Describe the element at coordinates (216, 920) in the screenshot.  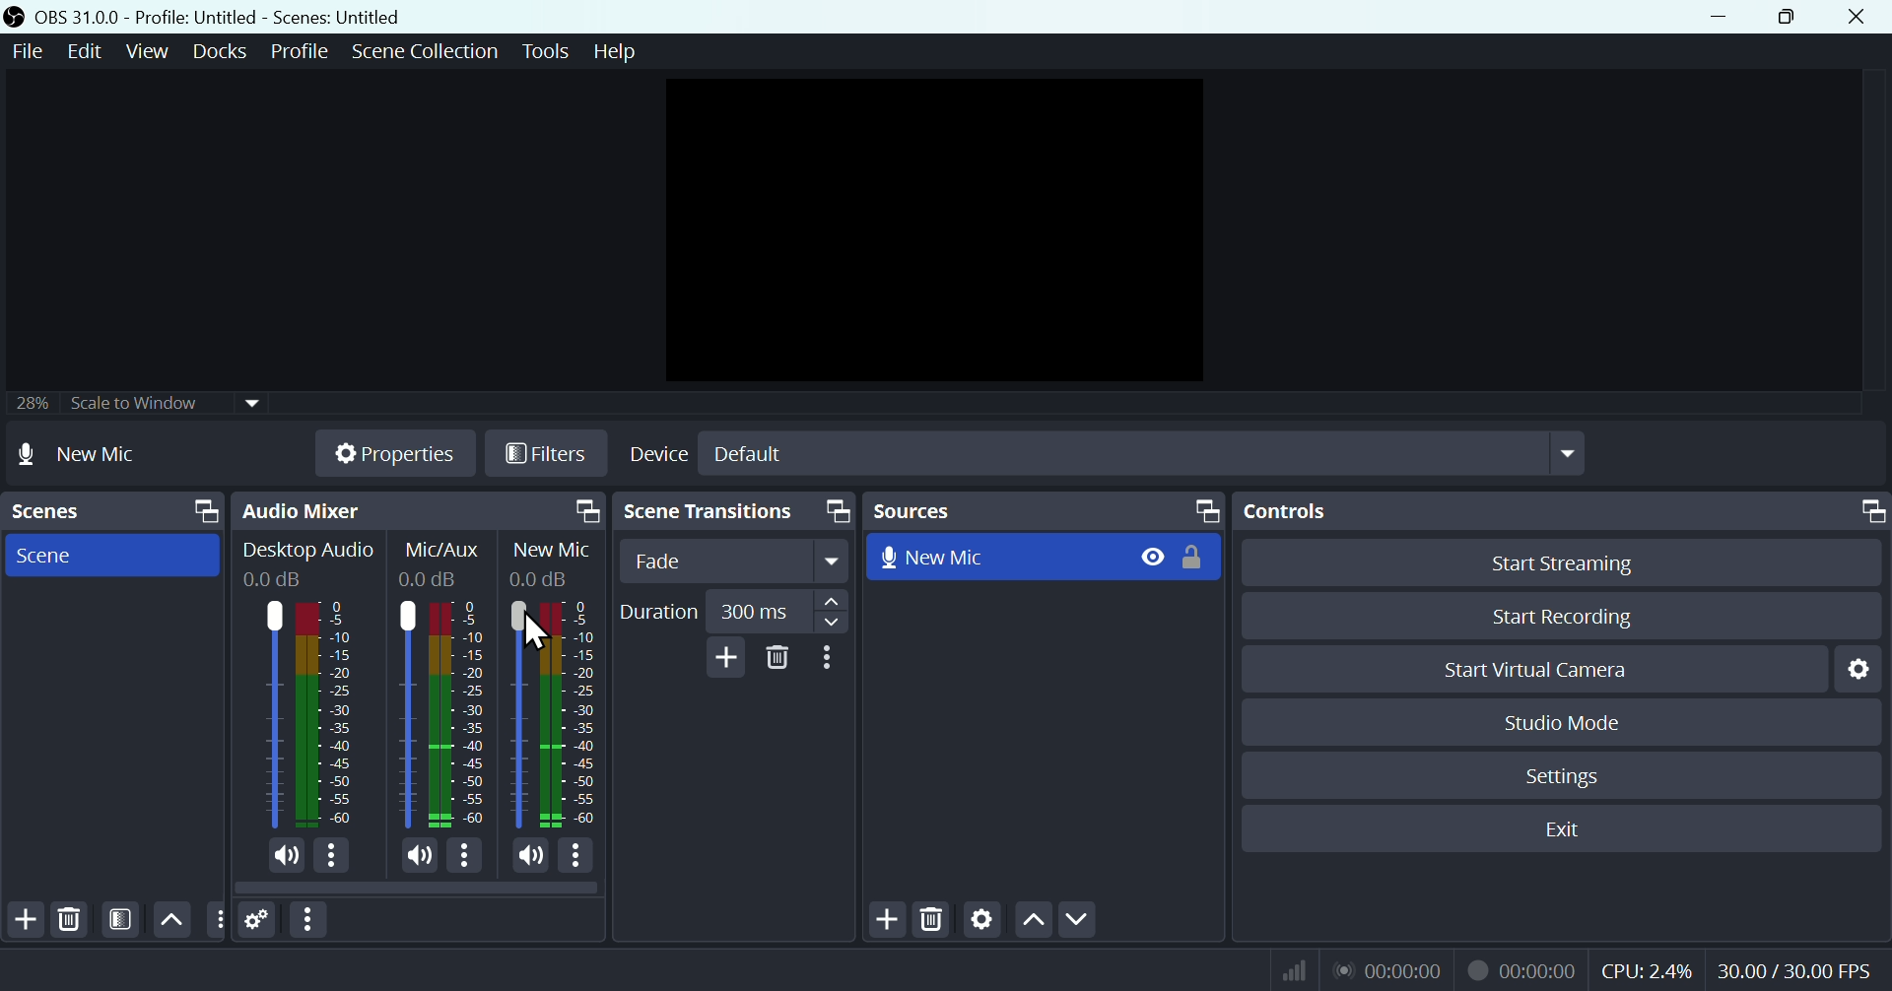
I see `` at that location.